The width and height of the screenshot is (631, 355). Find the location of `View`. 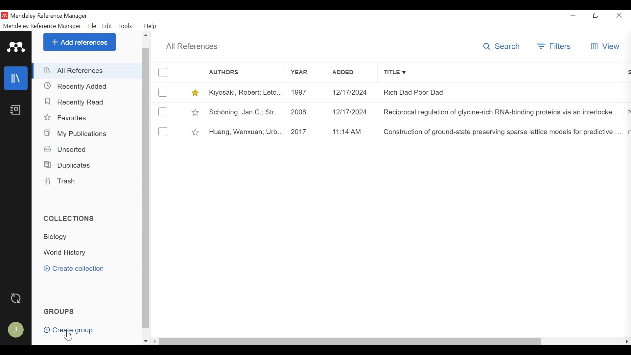

View is located at coordinates (604, 46).